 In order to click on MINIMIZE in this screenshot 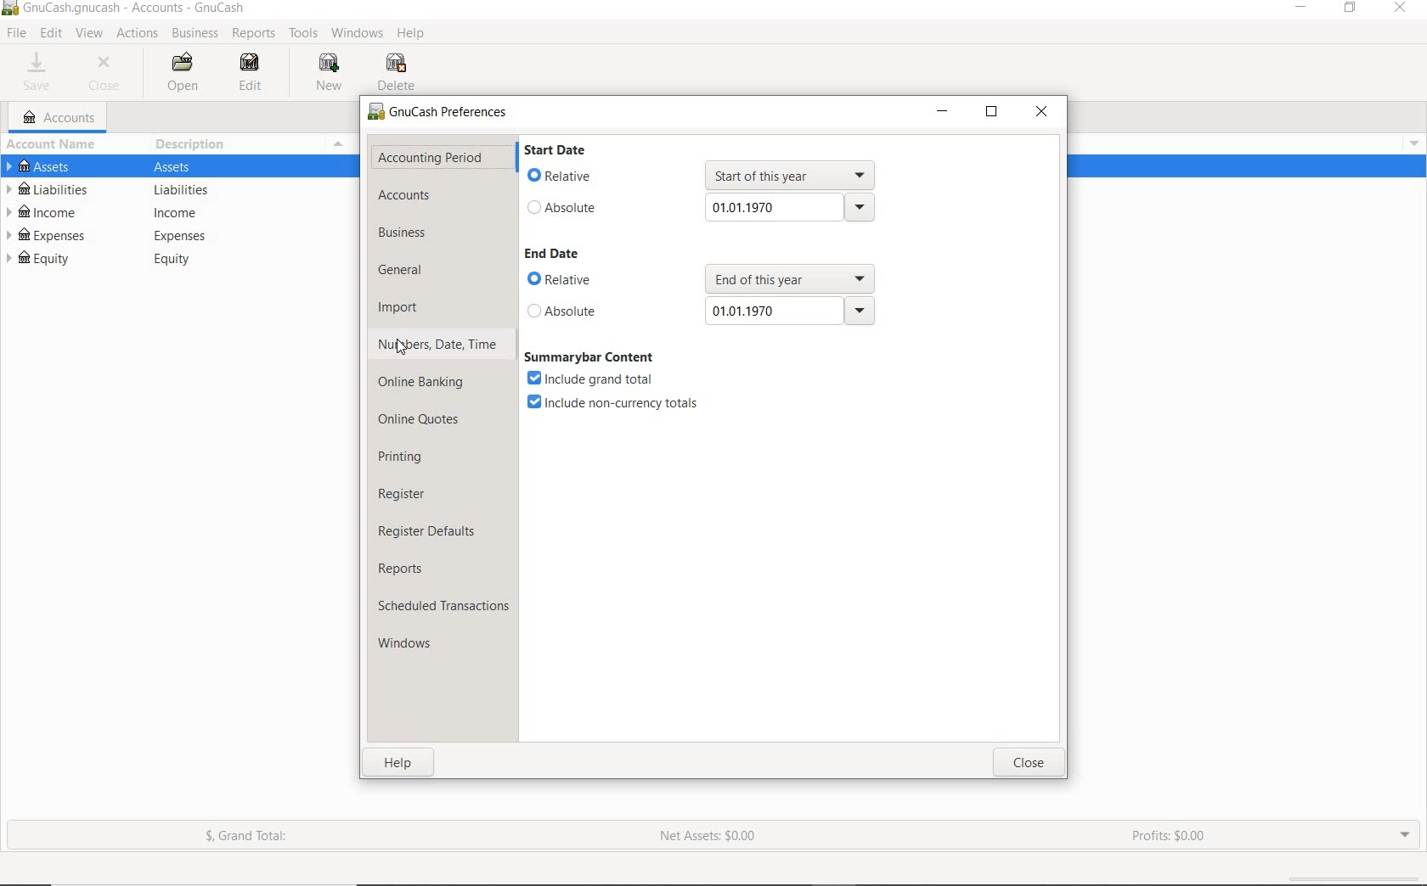, I will do `click(942, 112)`.